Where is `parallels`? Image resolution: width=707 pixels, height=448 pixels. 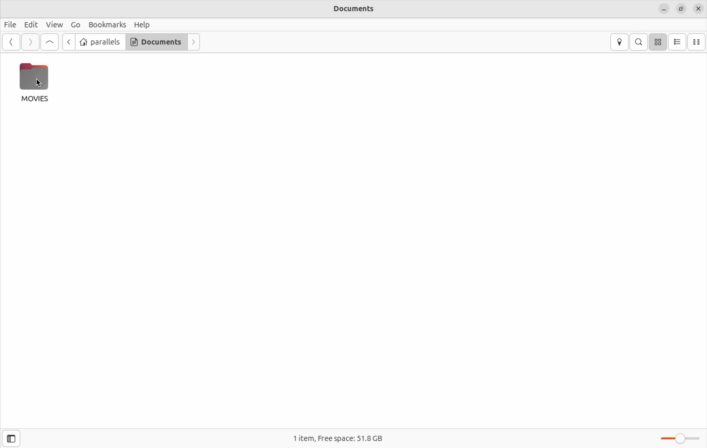
parallels is located at coordinates (100, 42).